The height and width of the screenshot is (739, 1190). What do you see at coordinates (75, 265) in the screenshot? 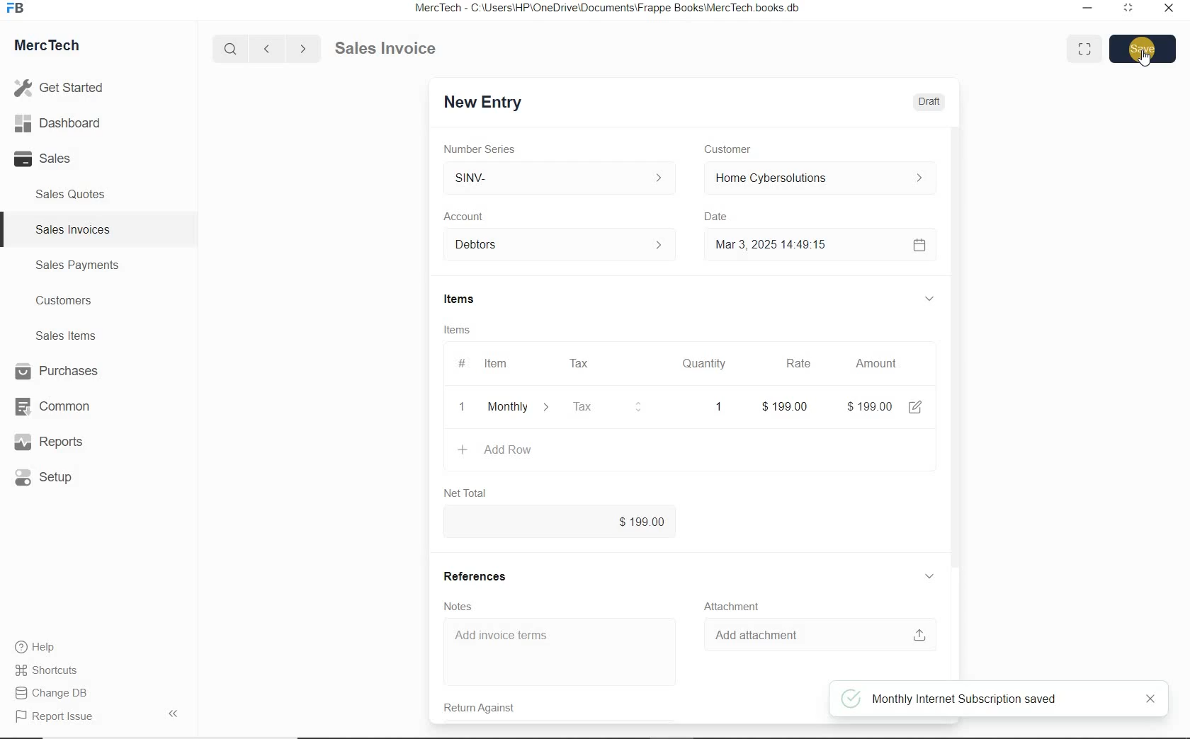
I see `Sales Payments` at bounding box center [75, 265].